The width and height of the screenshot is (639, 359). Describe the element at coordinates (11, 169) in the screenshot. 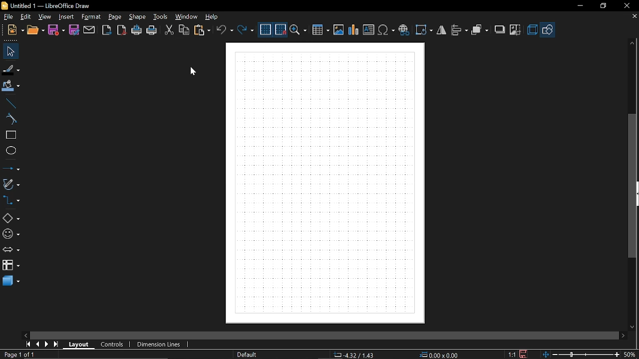

I see `lines and arrows` at that location.